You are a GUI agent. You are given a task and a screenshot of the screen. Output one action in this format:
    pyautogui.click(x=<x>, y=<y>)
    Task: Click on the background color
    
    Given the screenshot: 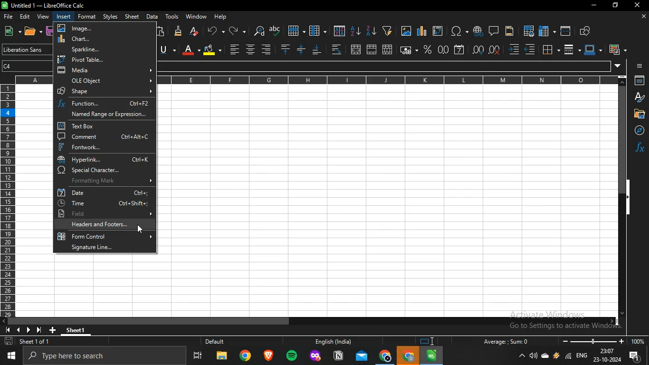 What is the action you would take?
    pyautogui.click(x=212, y=49)
    